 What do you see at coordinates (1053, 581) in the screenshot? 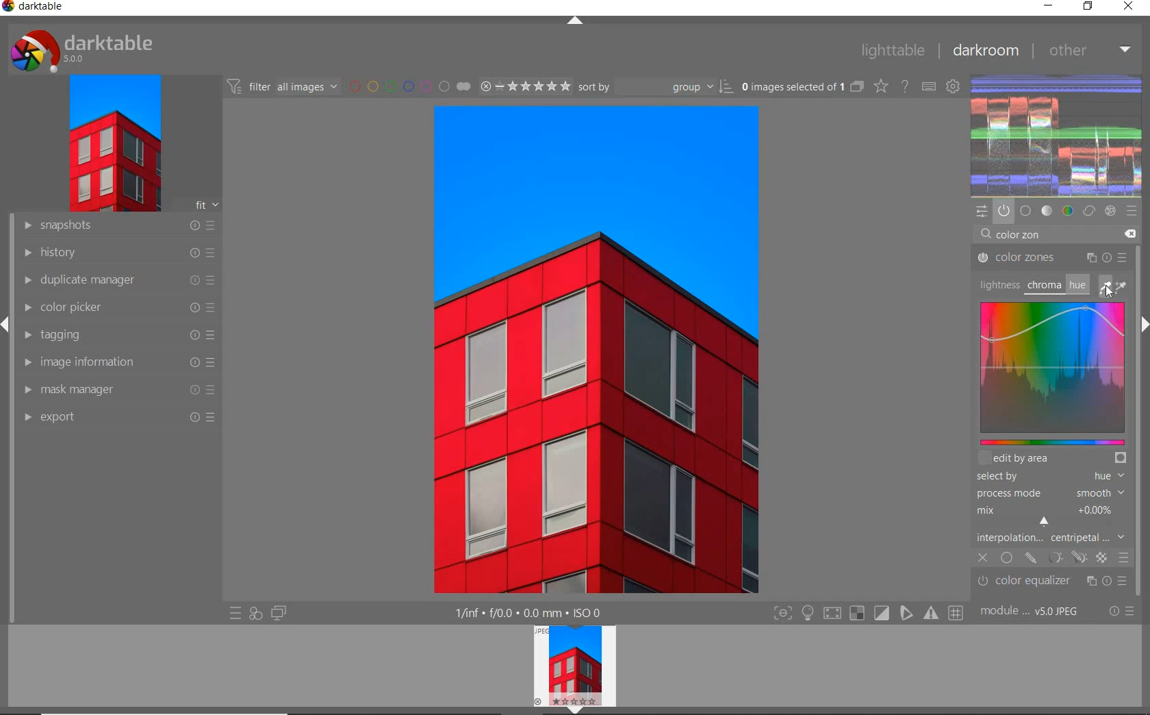
I see `color equalizer` at bounding box center [1053, 581].